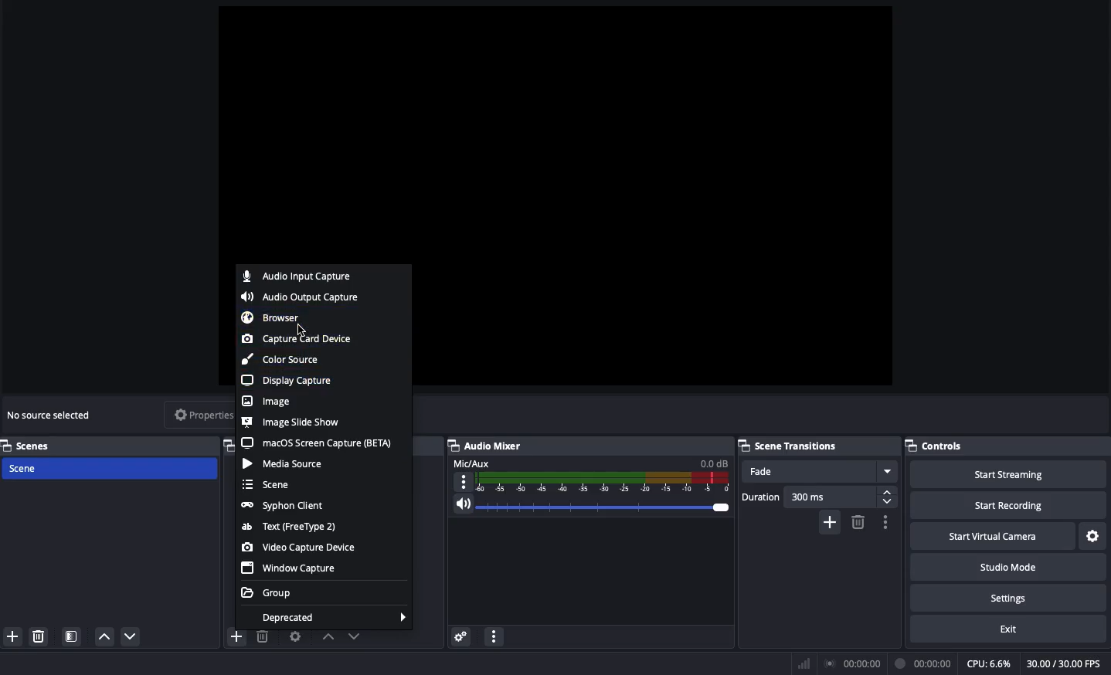  I want to click on Image, so click(269, 402).